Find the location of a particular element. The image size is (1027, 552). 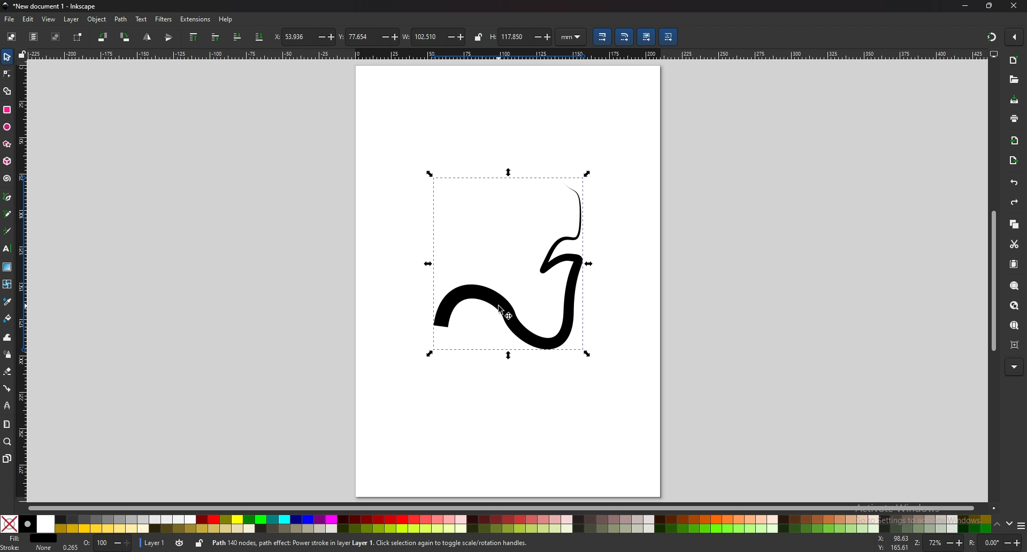

lock is located at coordinates (199, 543).